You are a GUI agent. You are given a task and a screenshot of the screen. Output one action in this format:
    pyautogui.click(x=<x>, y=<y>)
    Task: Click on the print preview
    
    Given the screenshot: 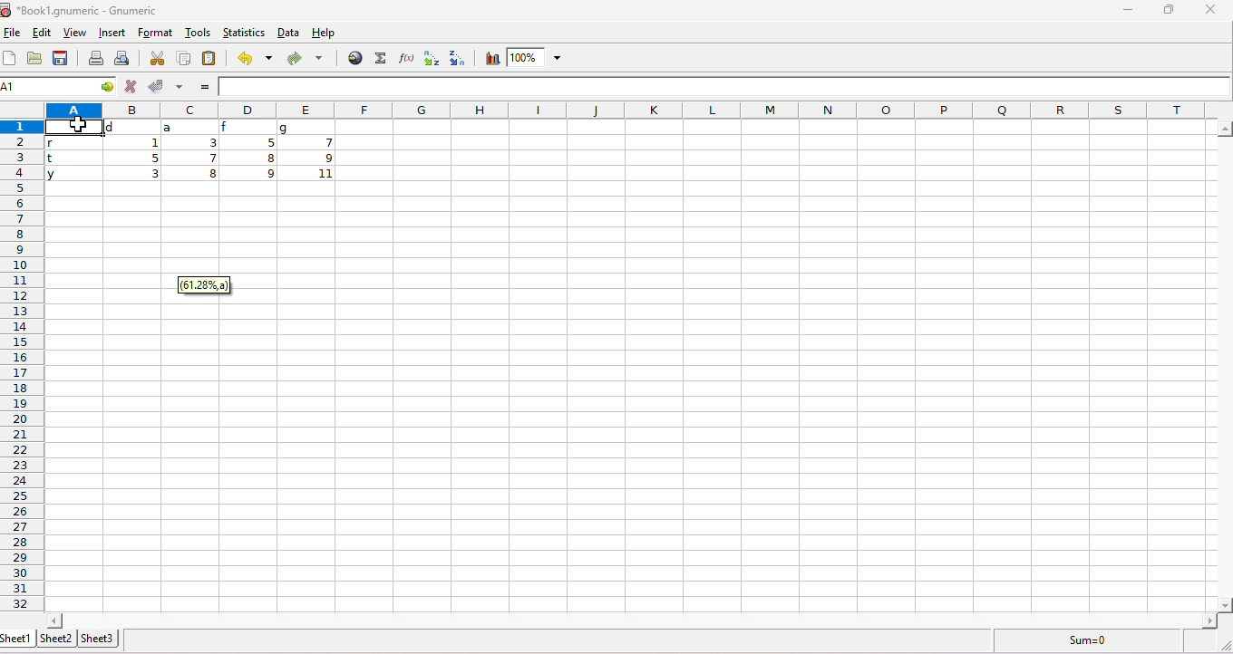 What is the action you would take?
    pyautogui.click(x=121, y=59)
    